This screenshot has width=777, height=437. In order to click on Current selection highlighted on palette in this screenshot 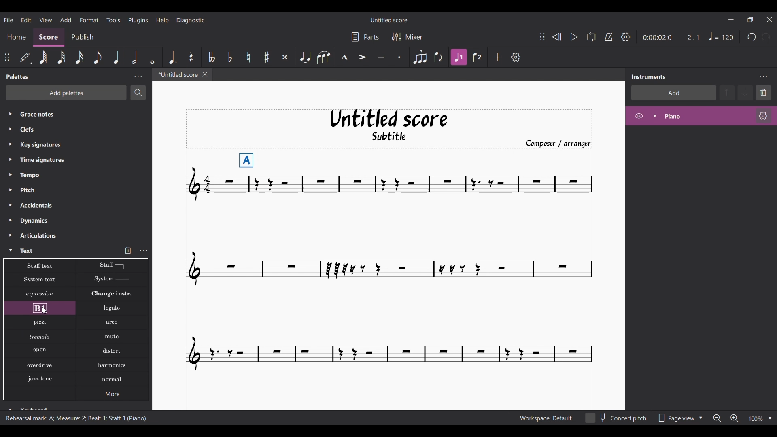, I will do `click(39, 308)`.